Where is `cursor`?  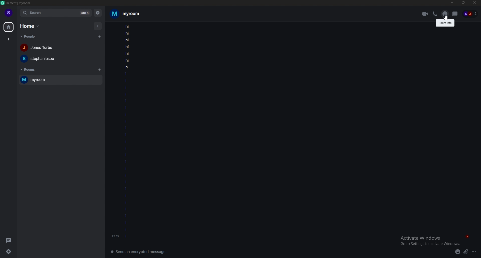 cursor is located at coordinates (444, 18).